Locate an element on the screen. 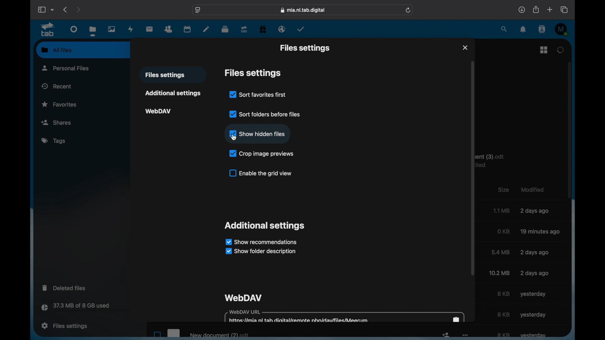 The height and width of the screenshot is (340, 605). calendar is located at coordinates (188, 29).